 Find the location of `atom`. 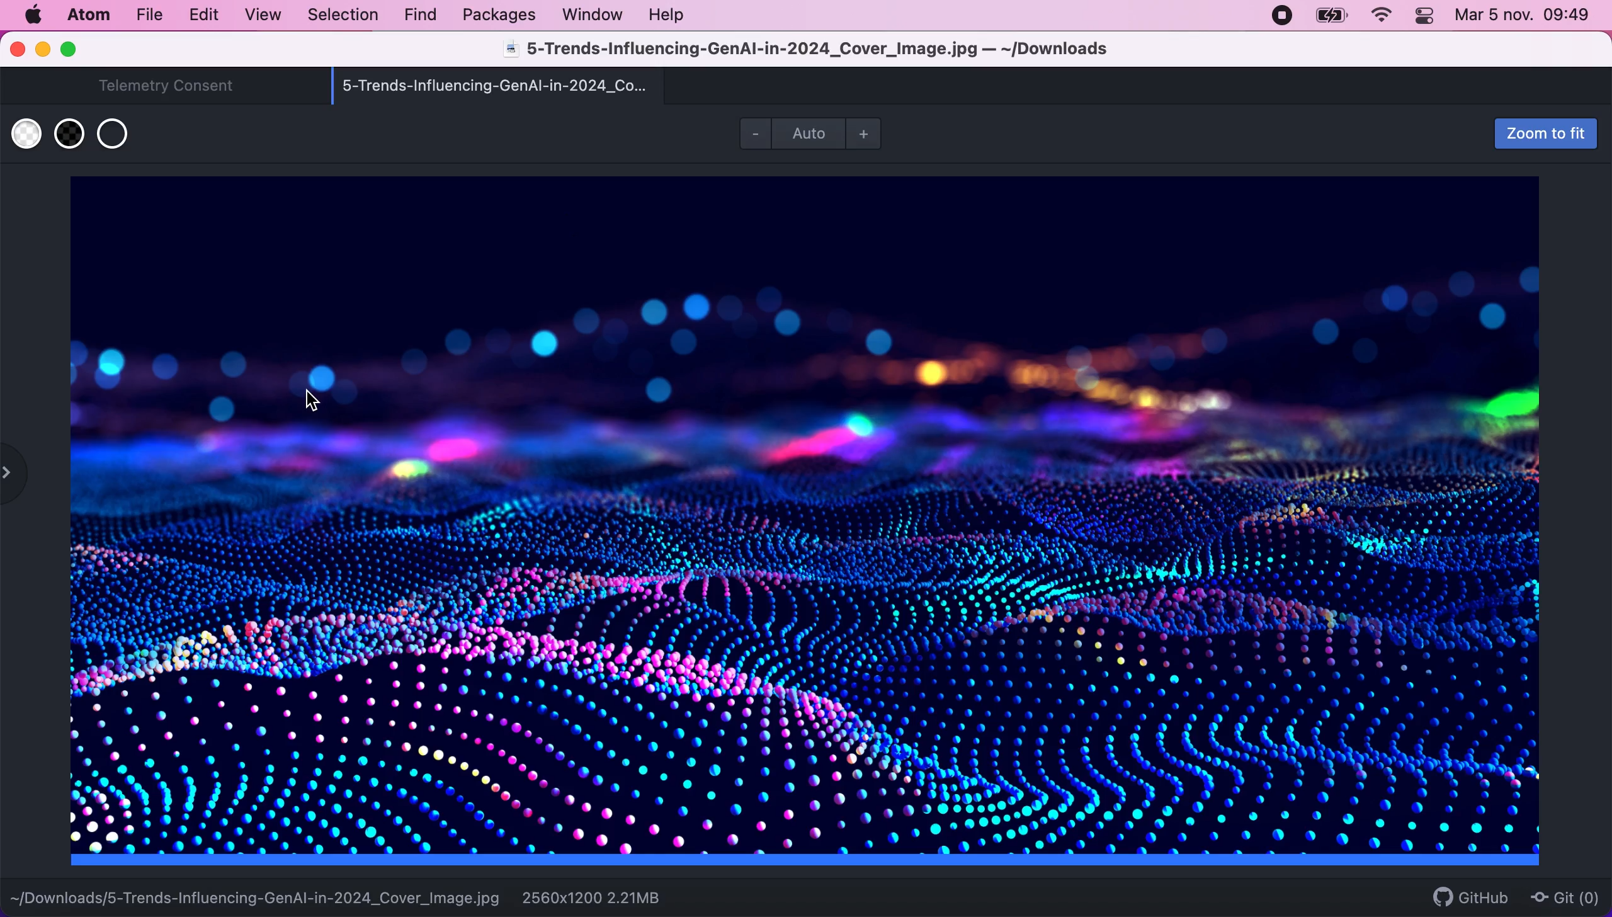

atom is located at coordinates (91, 18).